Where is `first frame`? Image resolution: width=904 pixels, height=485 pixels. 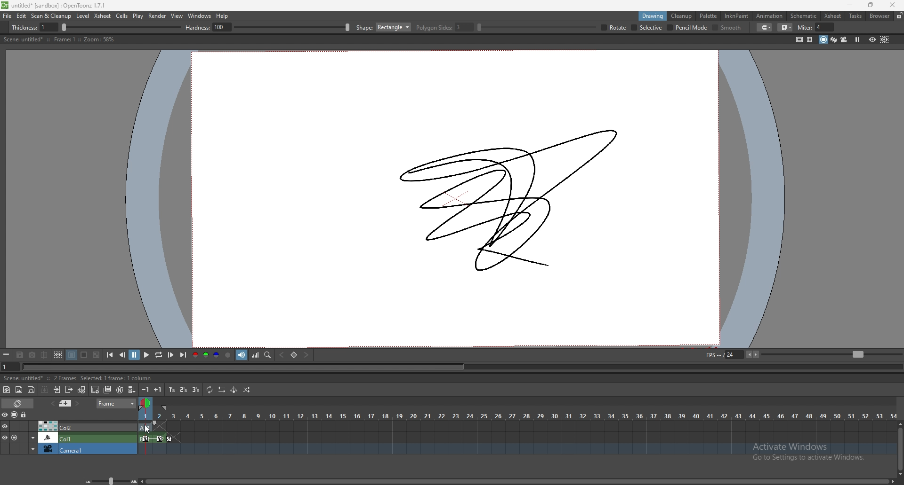 first frame is located at coordinates (110, 355).